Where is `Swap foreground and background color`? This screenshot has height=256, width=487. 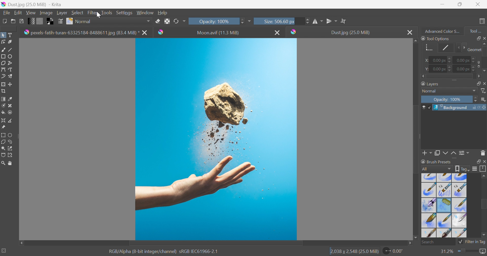
Swap foreground and background color is located at coordinates (51, 21).